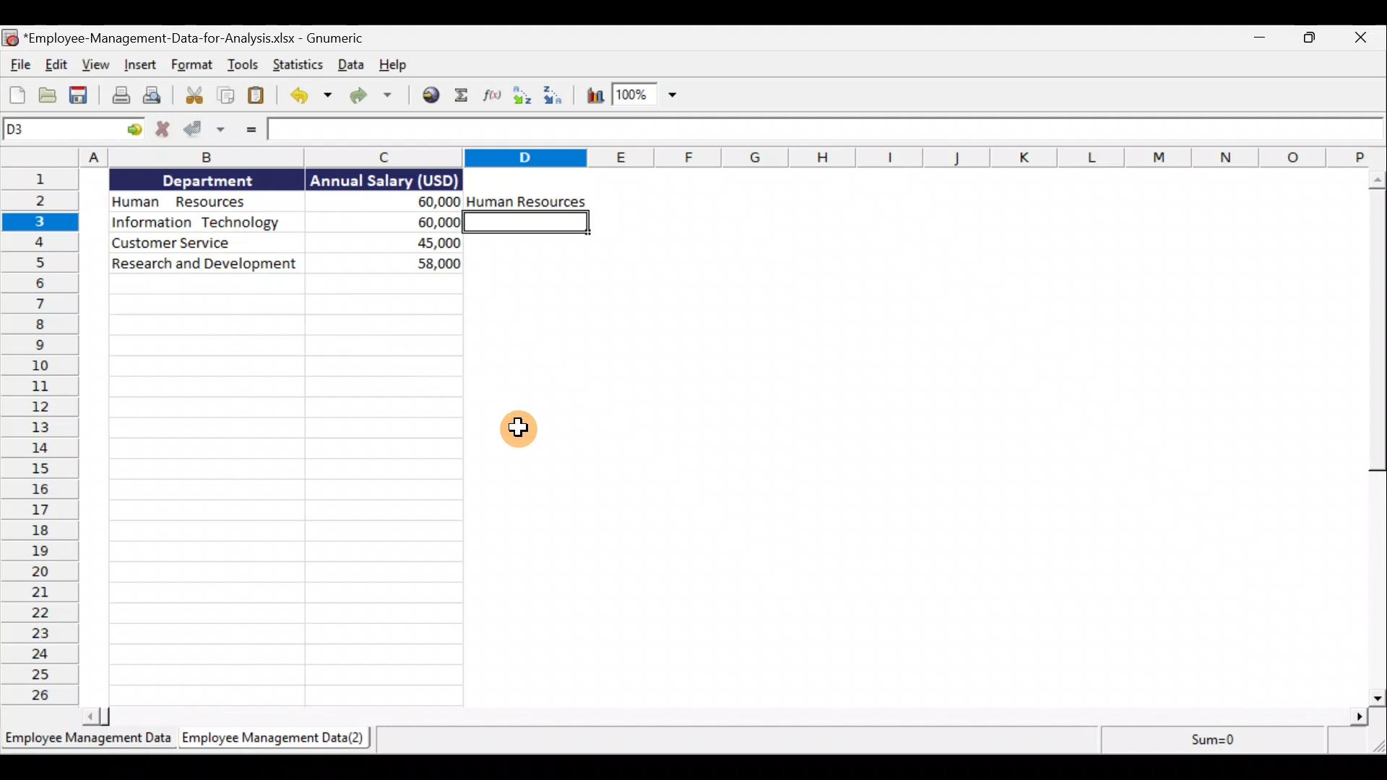  Describe the element at coordinates (1362, 43) in the screenshot. I see `close` at that location.